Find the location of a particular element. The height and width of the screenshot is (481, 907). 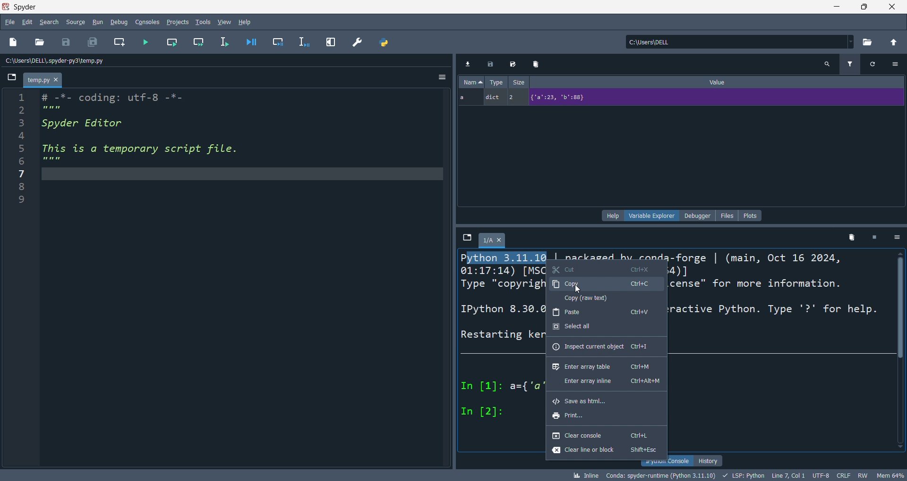

debug cell is located at coordinates (282, 41).